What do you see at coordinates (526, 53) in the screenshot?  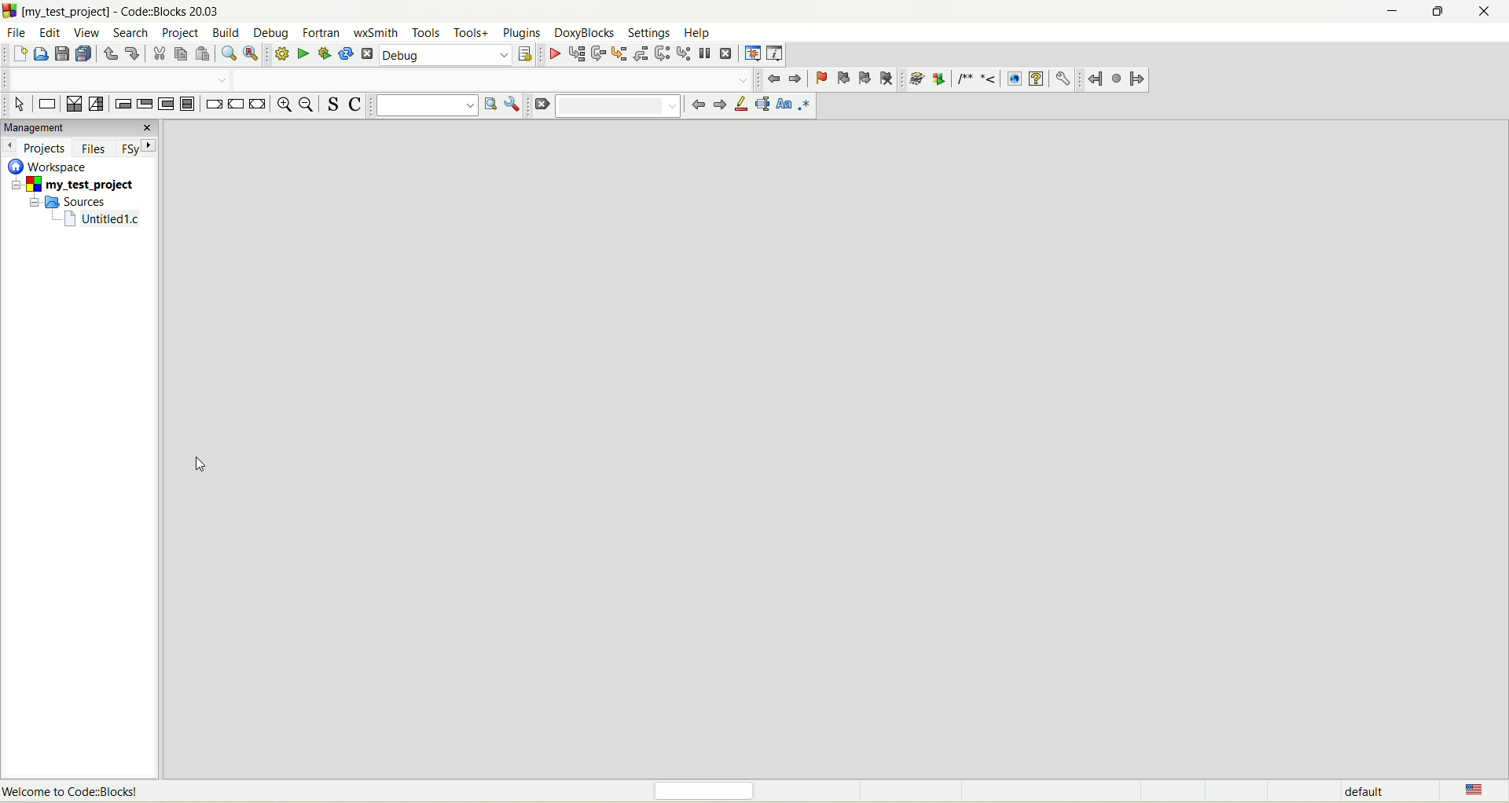 I see `select target dialog` at bounding box center [526, 53].